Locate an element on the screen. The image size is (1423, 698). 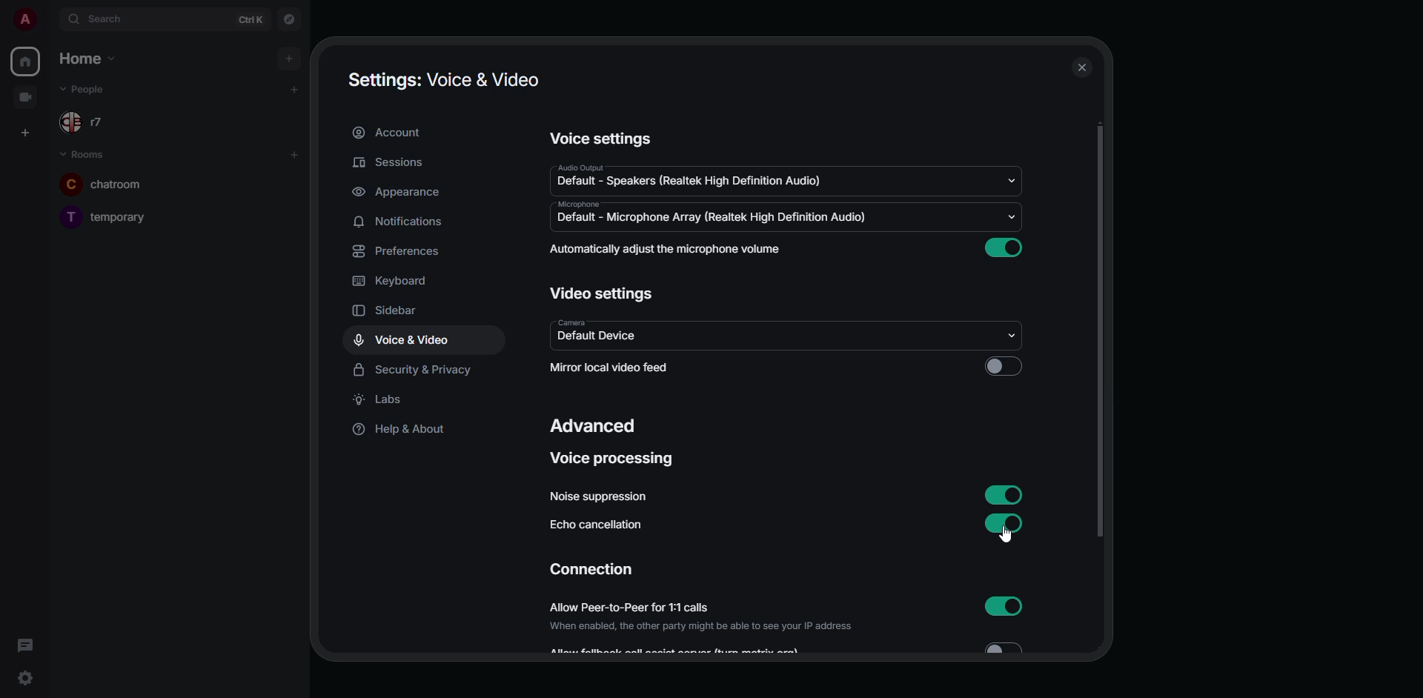
default is located at coordinates (599, 339).